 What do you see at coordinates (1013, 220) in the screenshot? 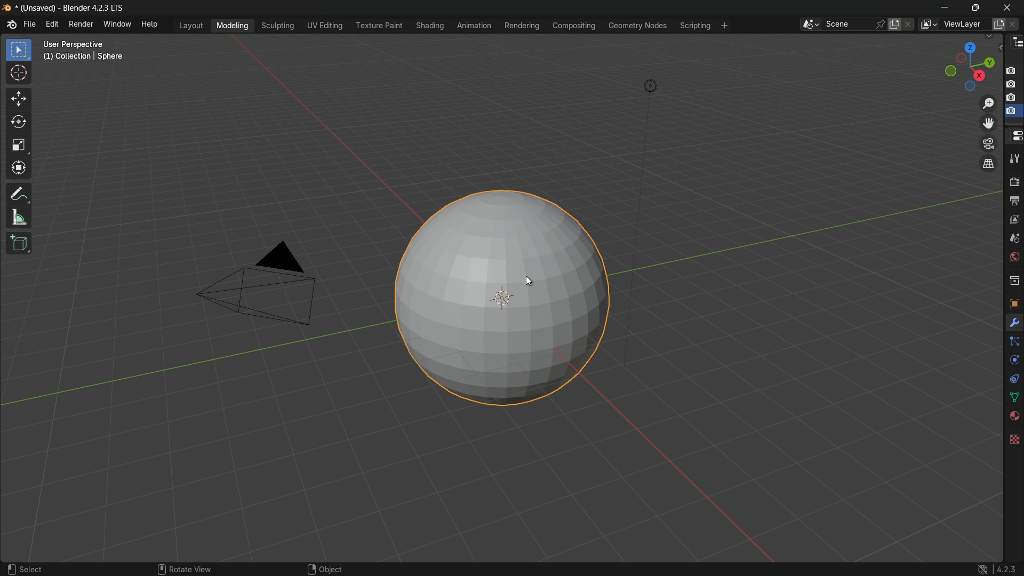
I see `view layer` at bounding box center [1013, 220].